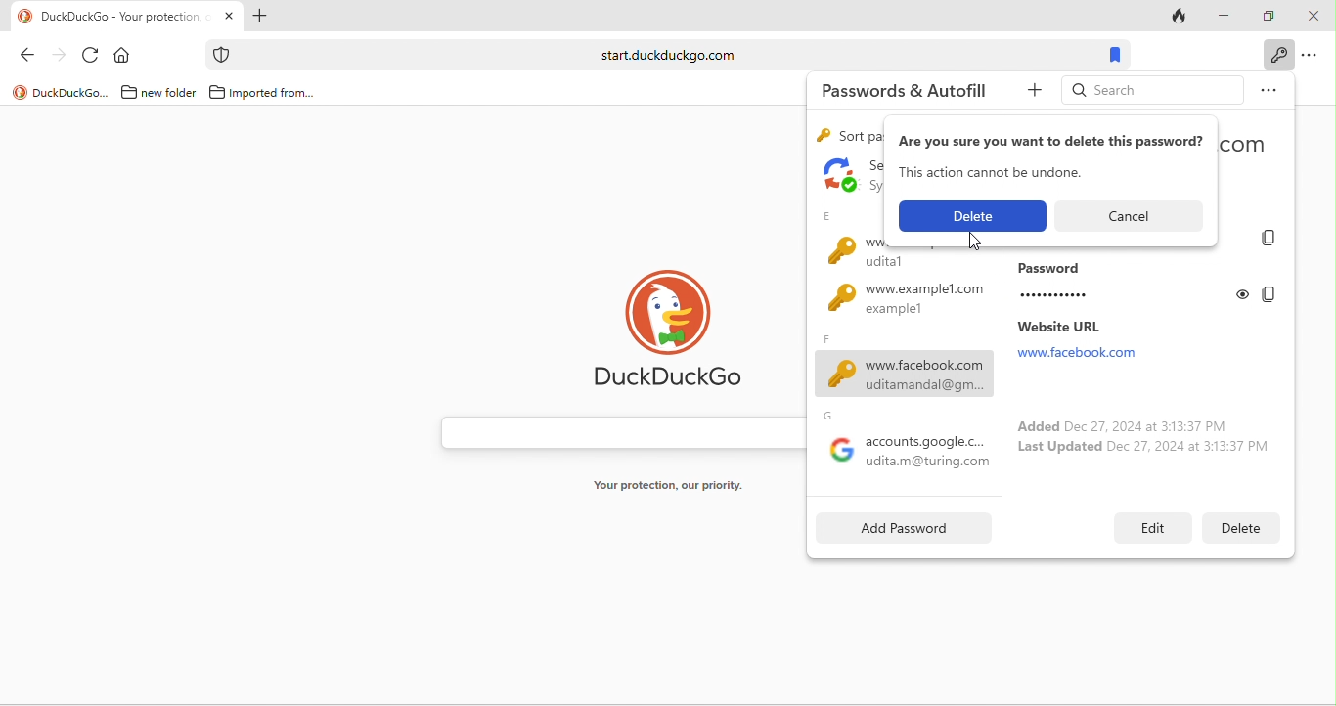  What do you see at coordinates (1244, 293) in the screenshot?
I see `show password` at bounding box center [1244, 293].